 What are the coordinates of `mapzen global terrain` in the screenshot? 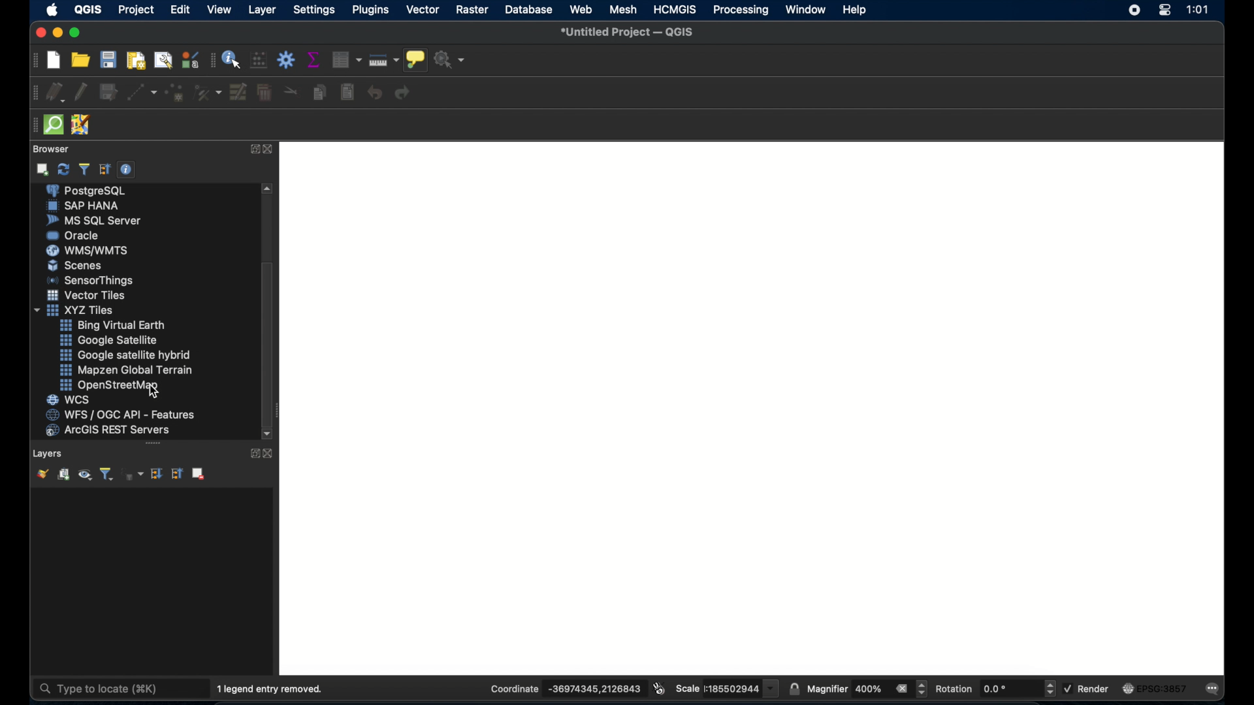 It's located at (129, 370).